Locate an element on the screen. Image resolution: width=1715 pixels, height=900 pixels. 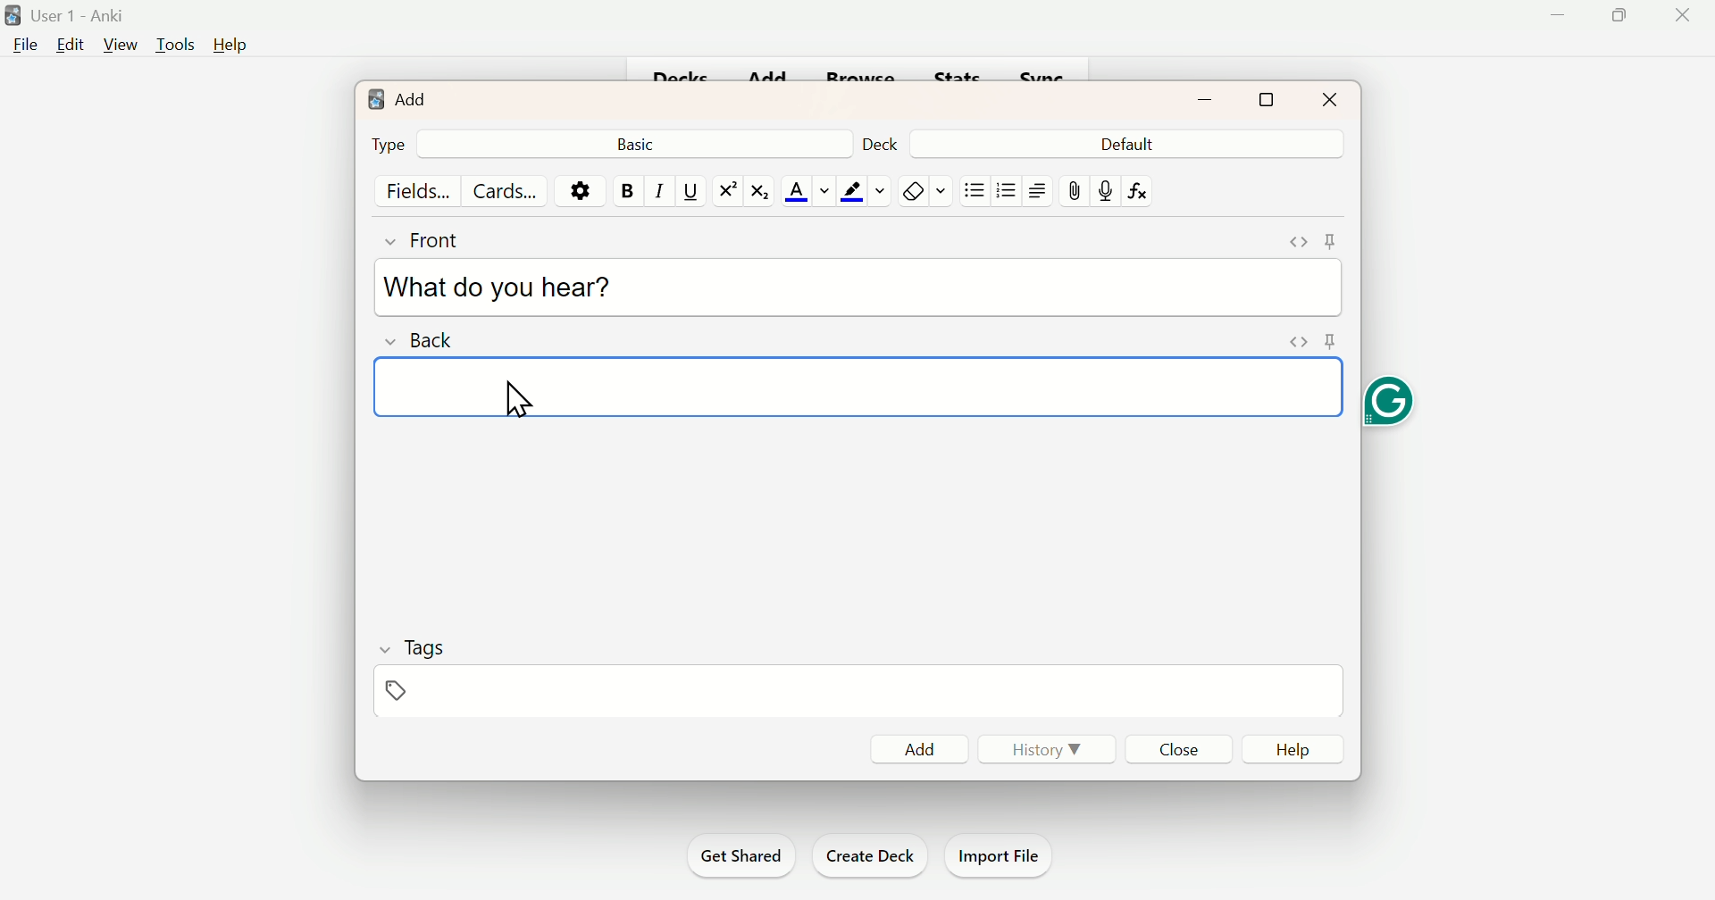
pin is located at coordinates (1333, 239).